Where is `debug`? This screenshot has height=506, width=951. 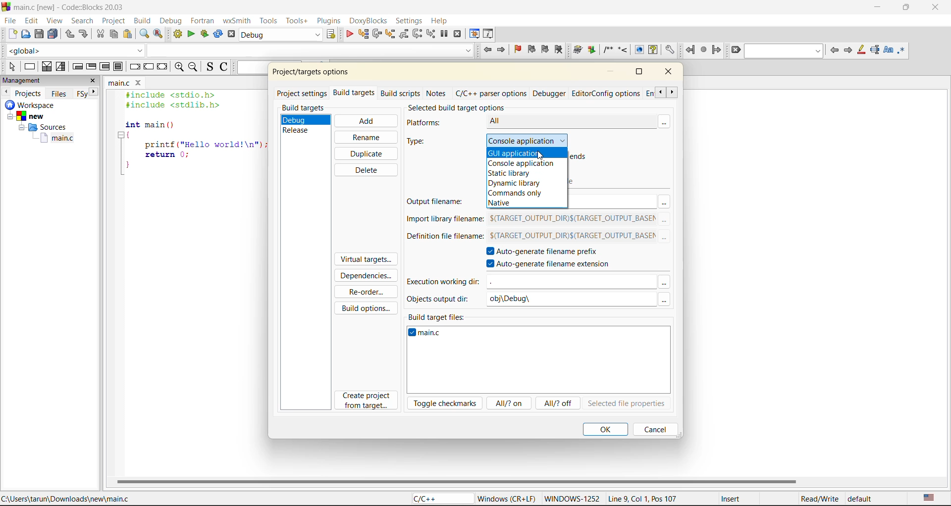 debug is located at coordinates (172, 20).